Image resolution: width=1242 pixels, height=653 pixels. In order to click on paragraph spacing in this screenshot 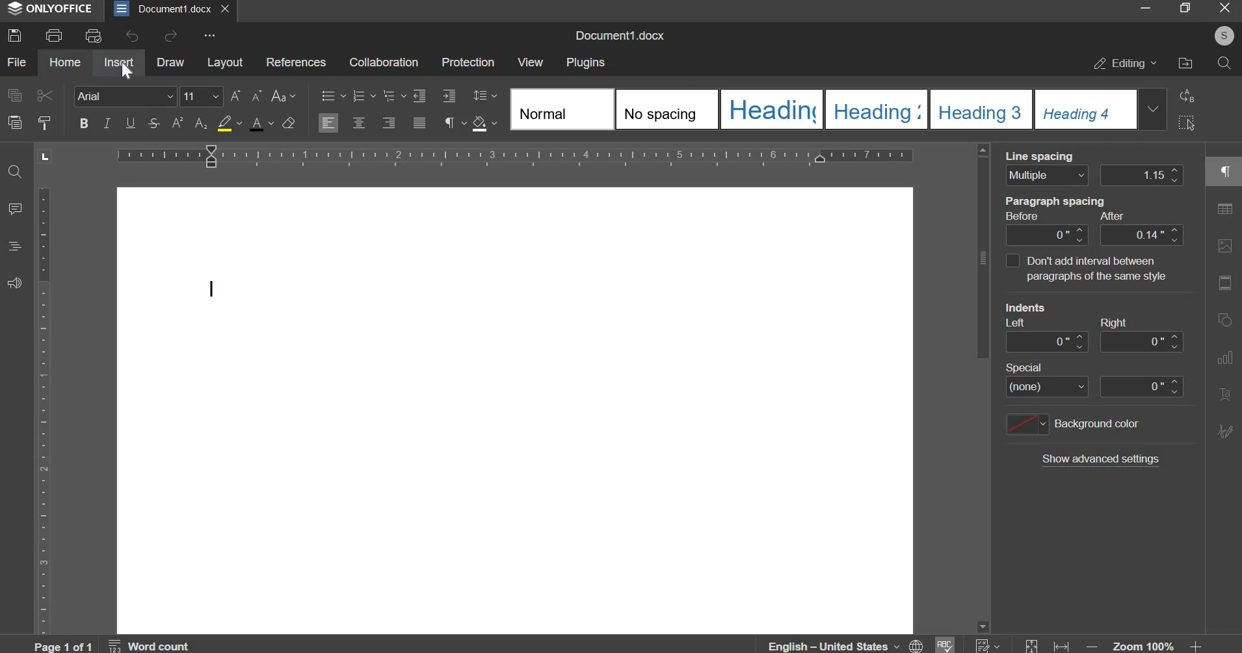, I will do `click(1055, 200)`.